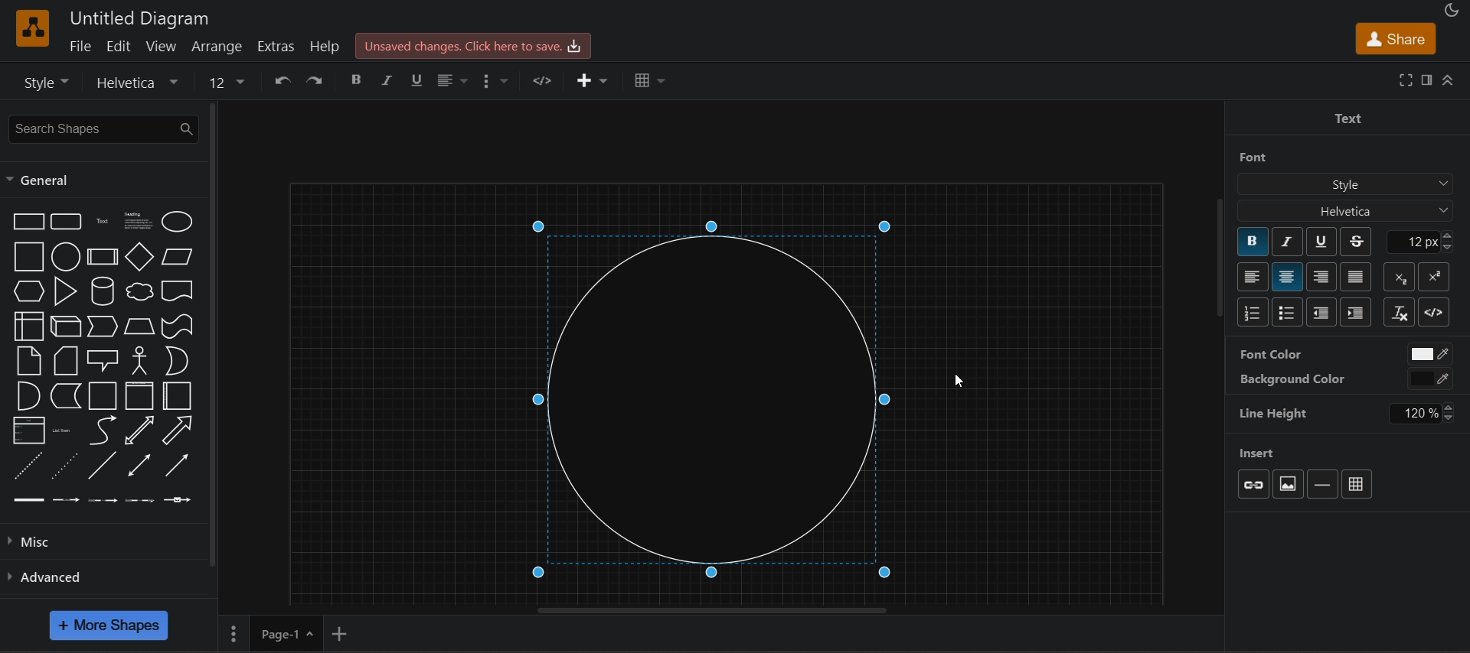 The width and height of the screenshot is (1470, 653). I want to click on Cursor, so click(960, 381).